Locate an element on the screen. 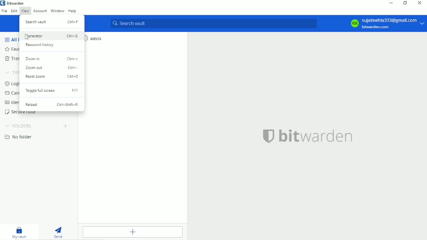 The height and width of the screenshot is (240, 427). Password history is located at coordinates (40, 45).